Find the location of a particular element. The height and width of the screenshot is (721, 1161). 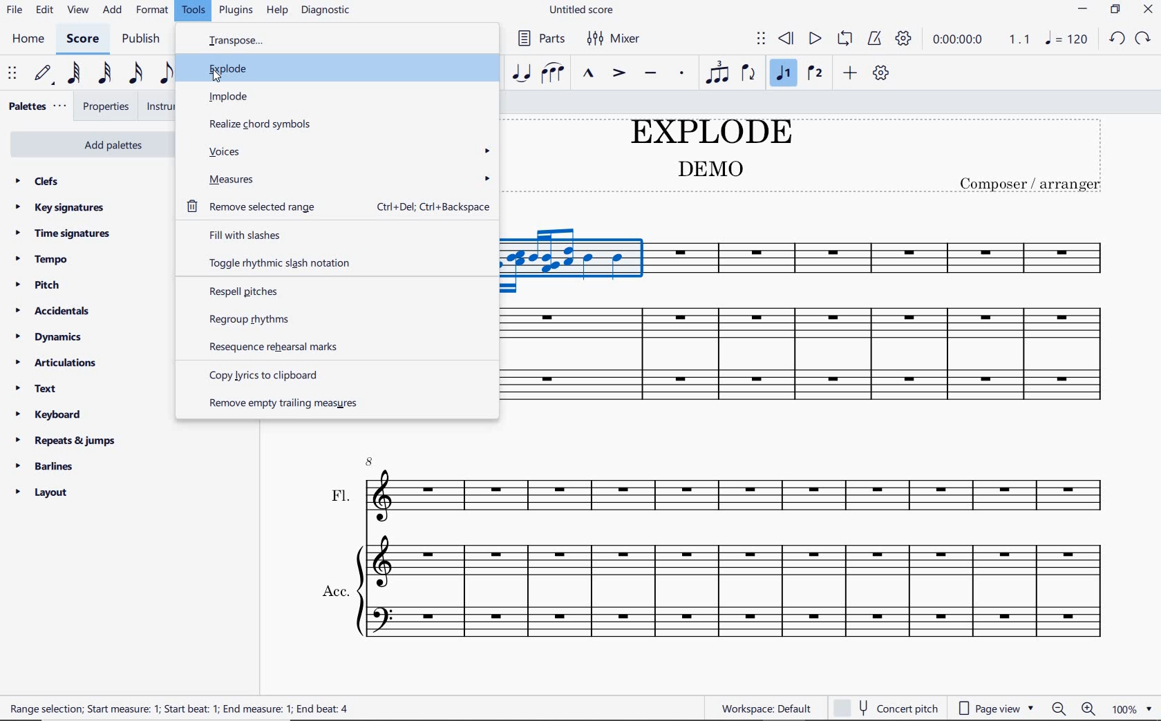

regroup rhythms is located at coordinates (337, 318).